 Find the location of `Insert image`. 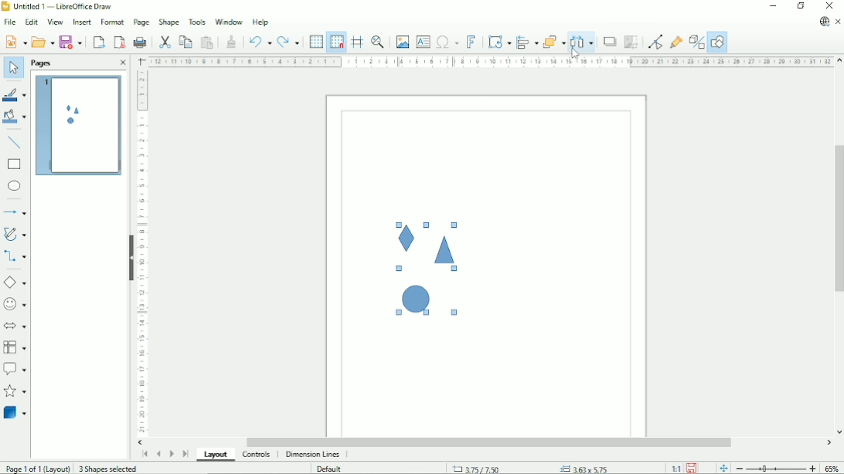

Insert image is located at coordinates (403, 42).